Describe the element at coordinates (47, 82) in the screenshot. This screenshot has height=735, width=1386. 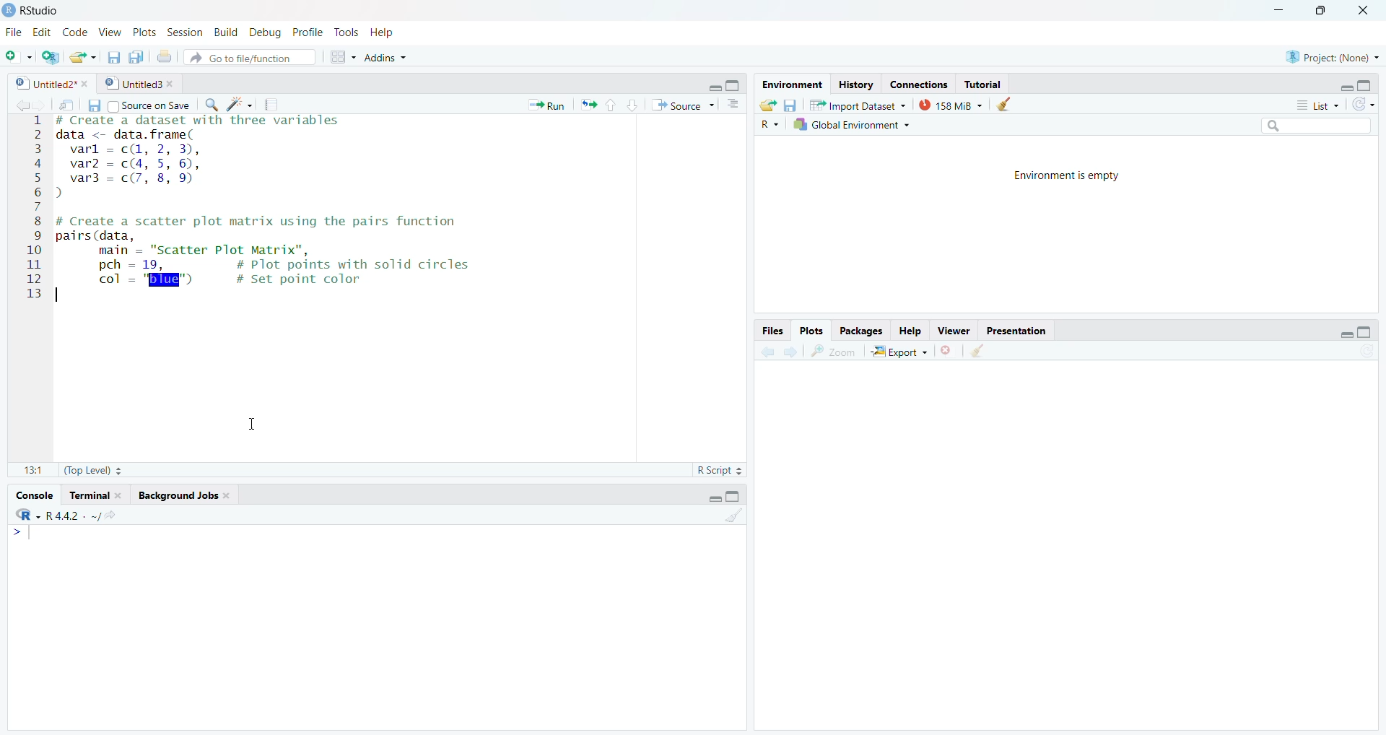
I see `© | Untitled2* *` at that location.